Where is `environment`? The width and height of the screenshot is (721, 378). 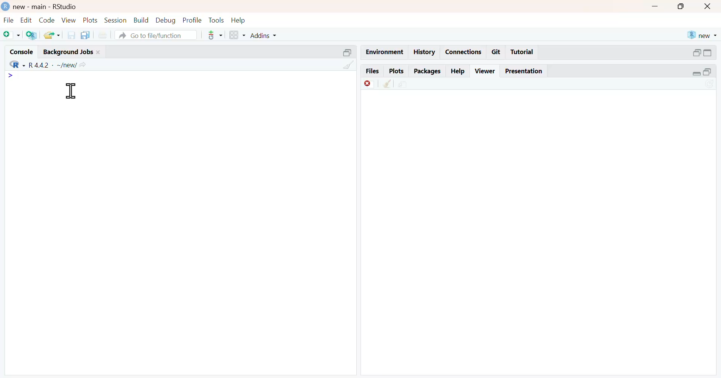 environment is located at coordinates (383, 51).